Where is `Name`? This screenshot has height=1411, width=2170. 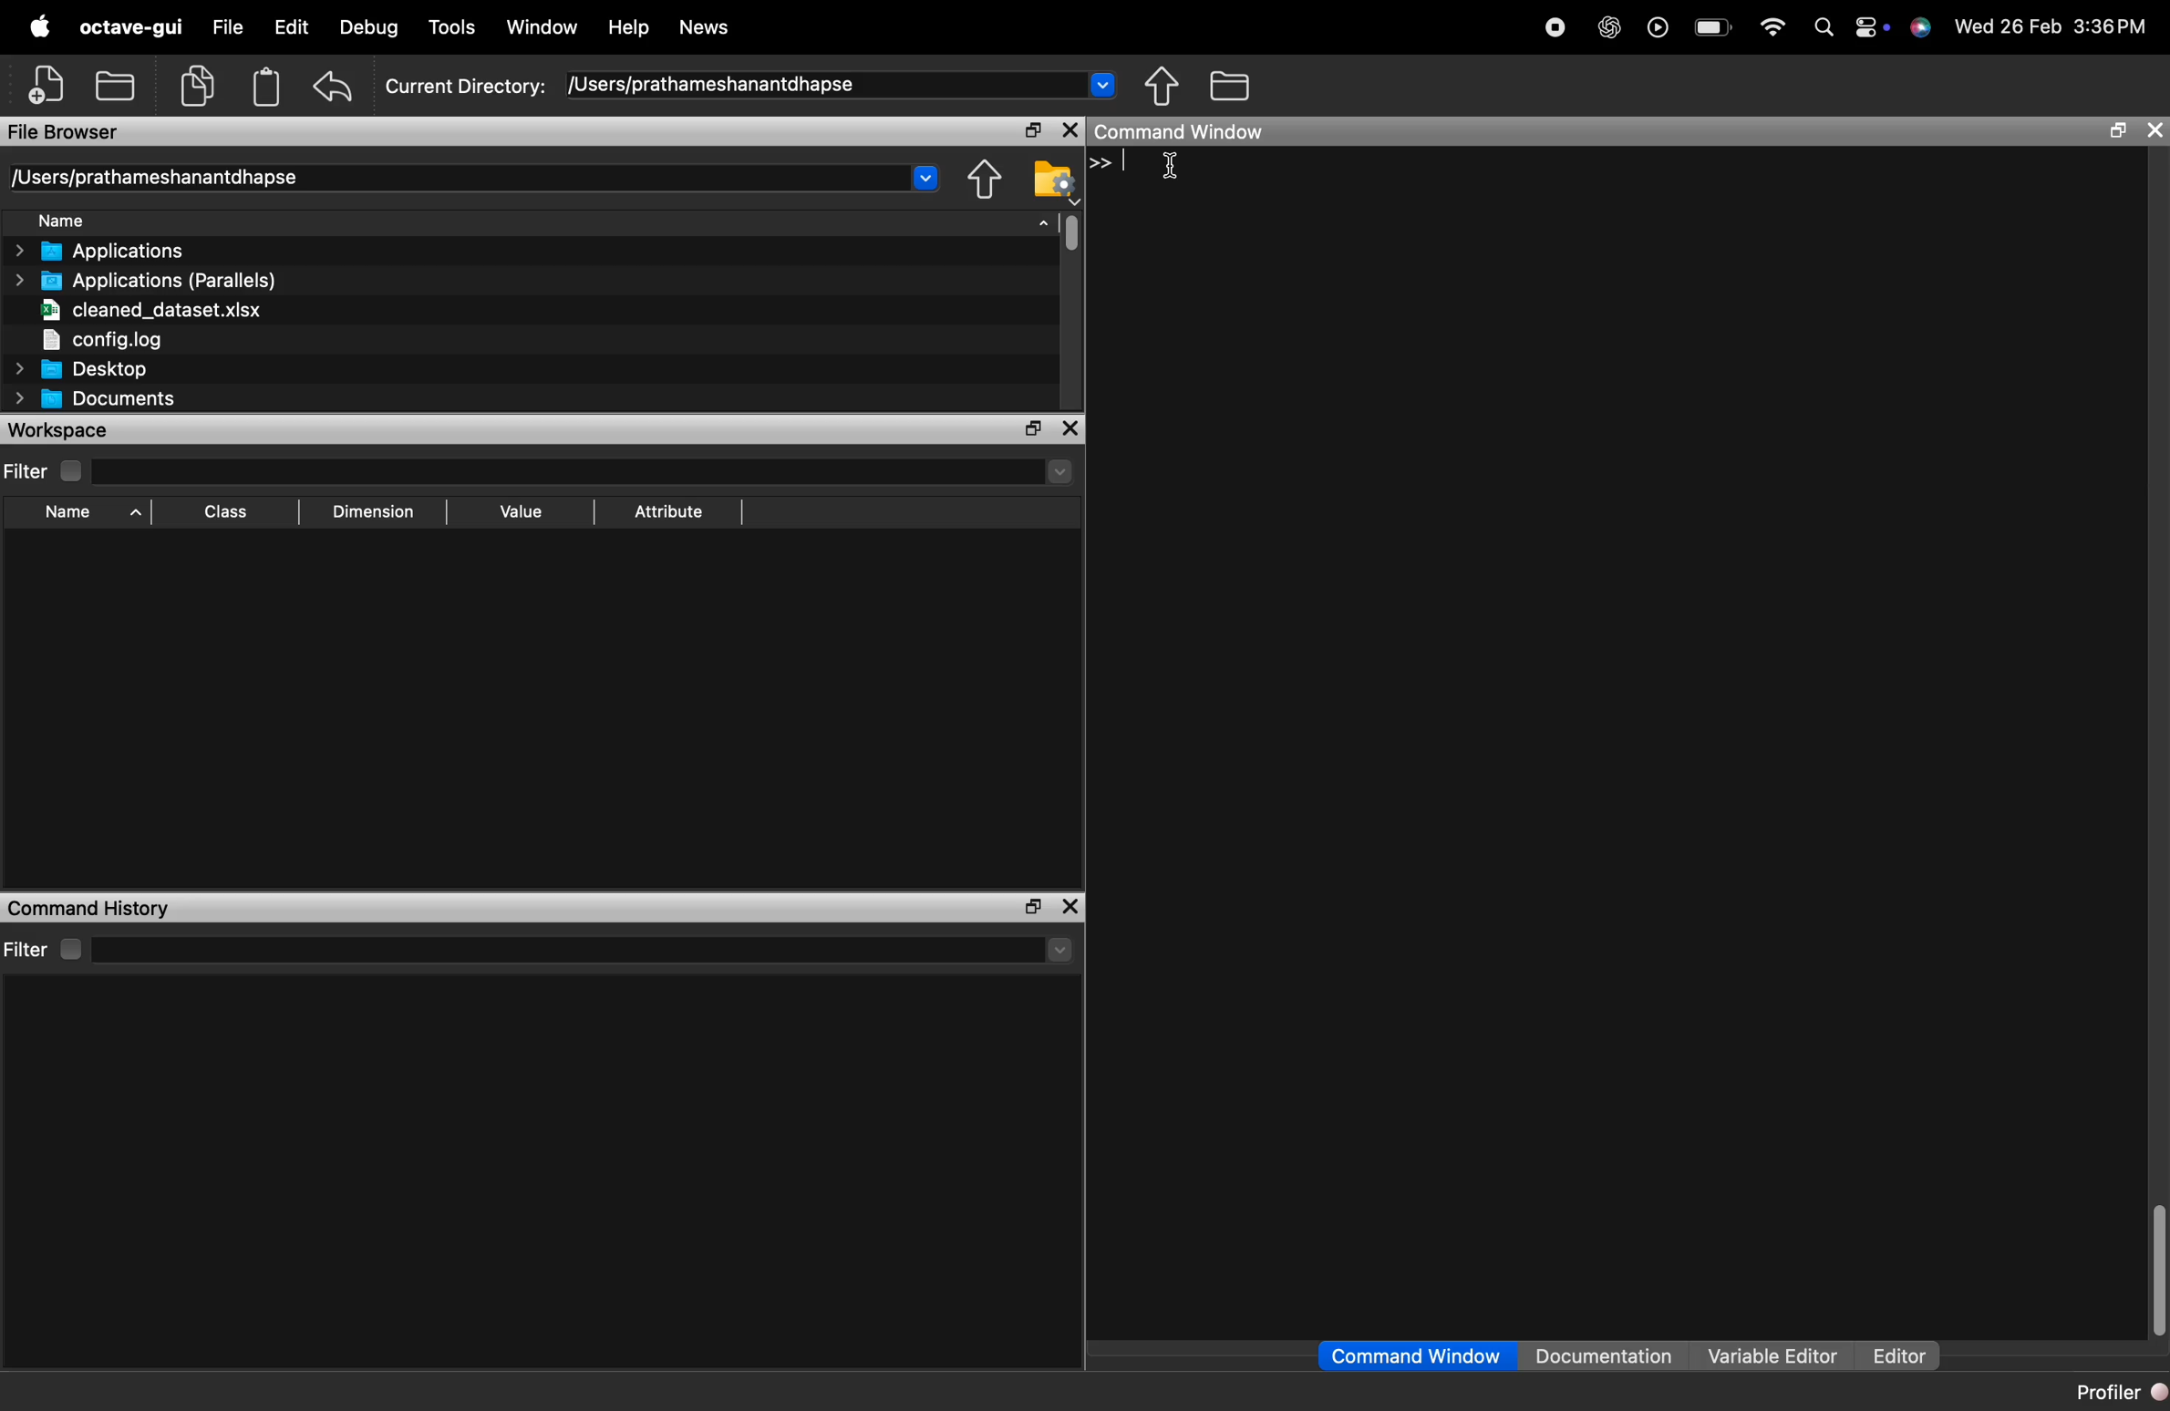 Name is located at coordinates (118, 221).